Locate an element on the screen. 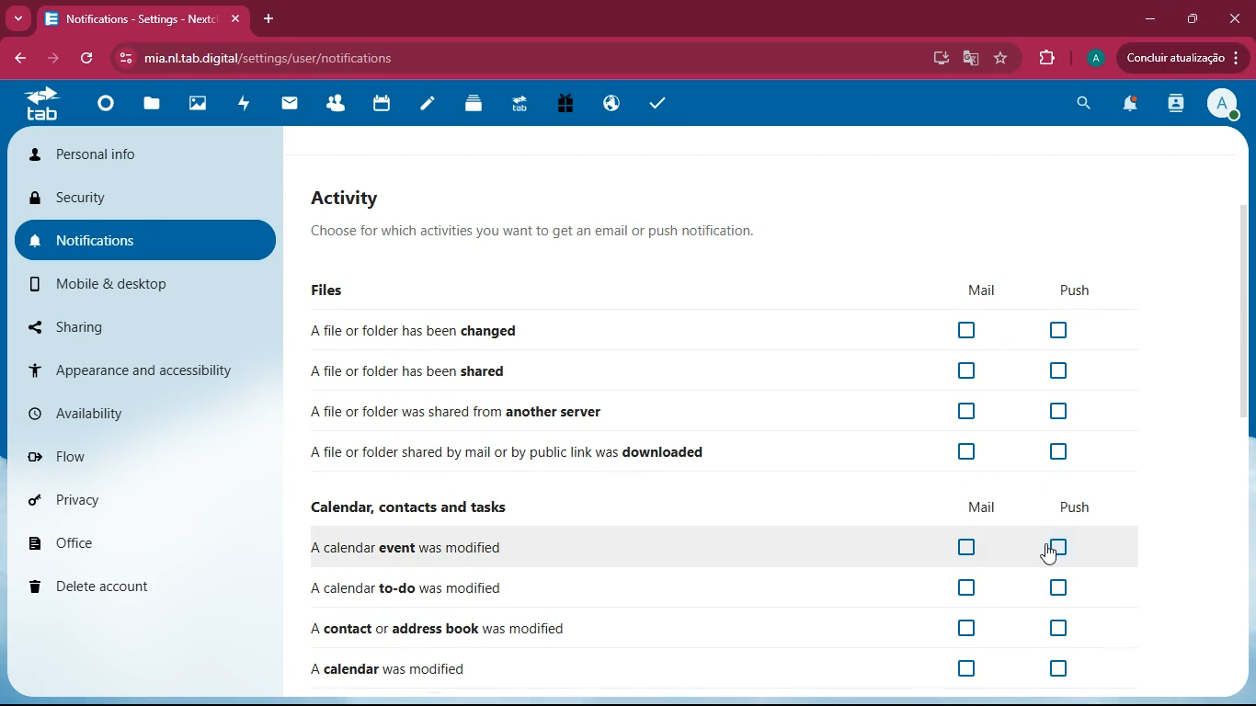 This screenshot has height=706, width=1256. friends is located at coordinates (337, 100).